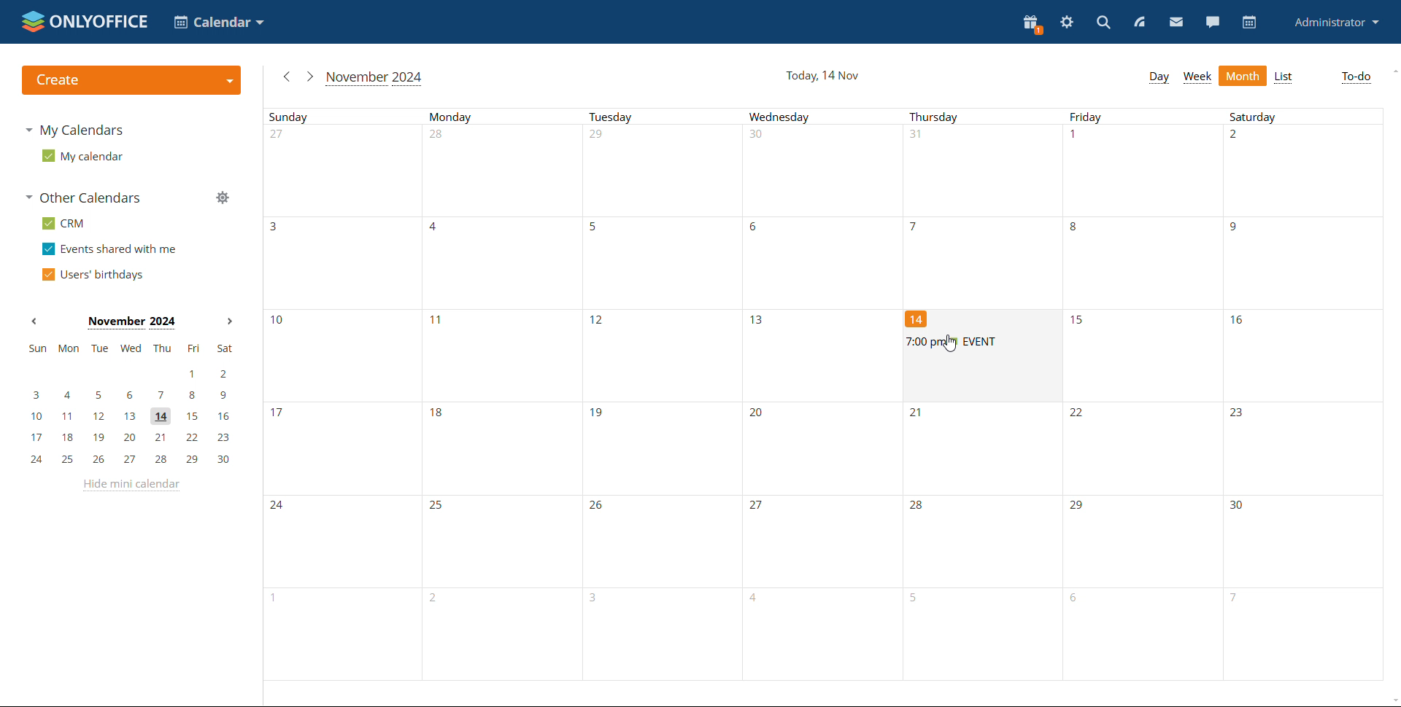  I want to click on number, so click(920, 601).